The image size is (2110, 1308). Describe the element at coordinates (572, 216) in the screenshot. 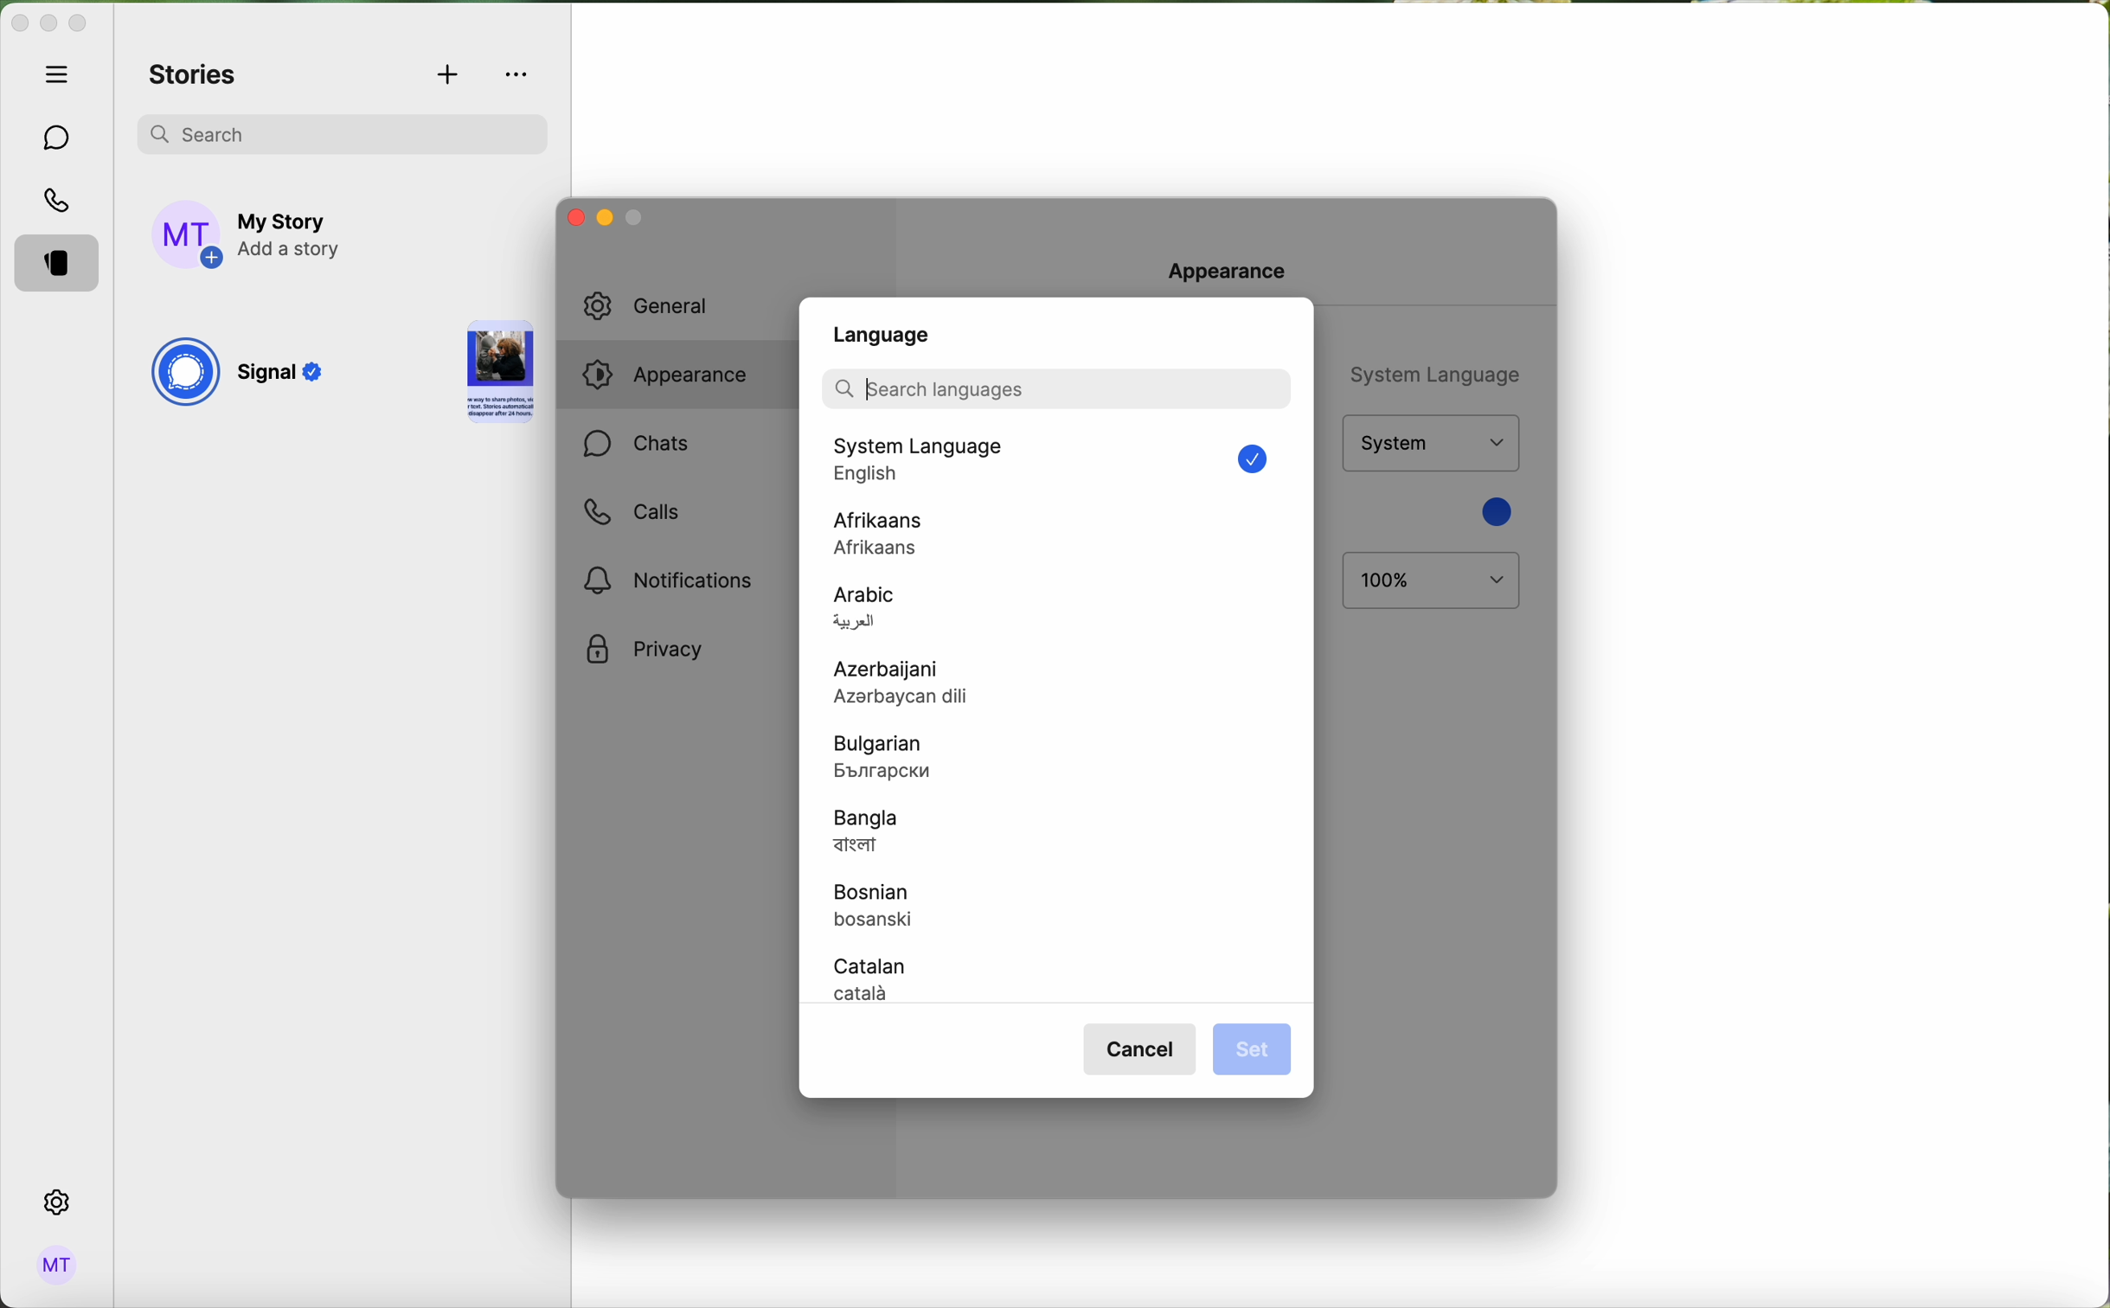

I see `close window` at that location.